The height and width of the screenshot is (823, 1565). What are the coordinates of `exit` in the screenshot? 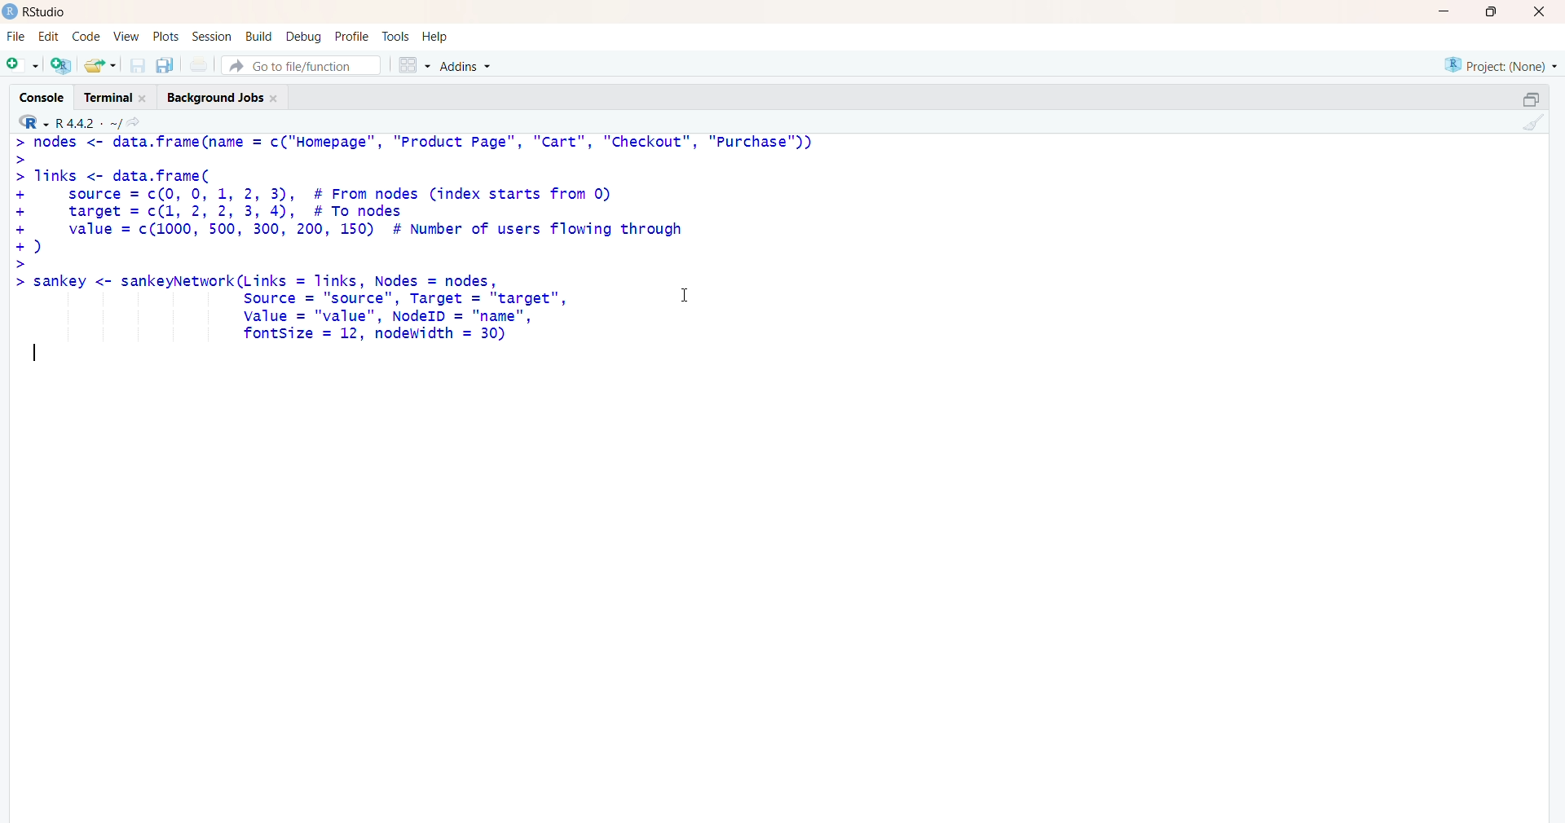 It's located at (1537, 14).